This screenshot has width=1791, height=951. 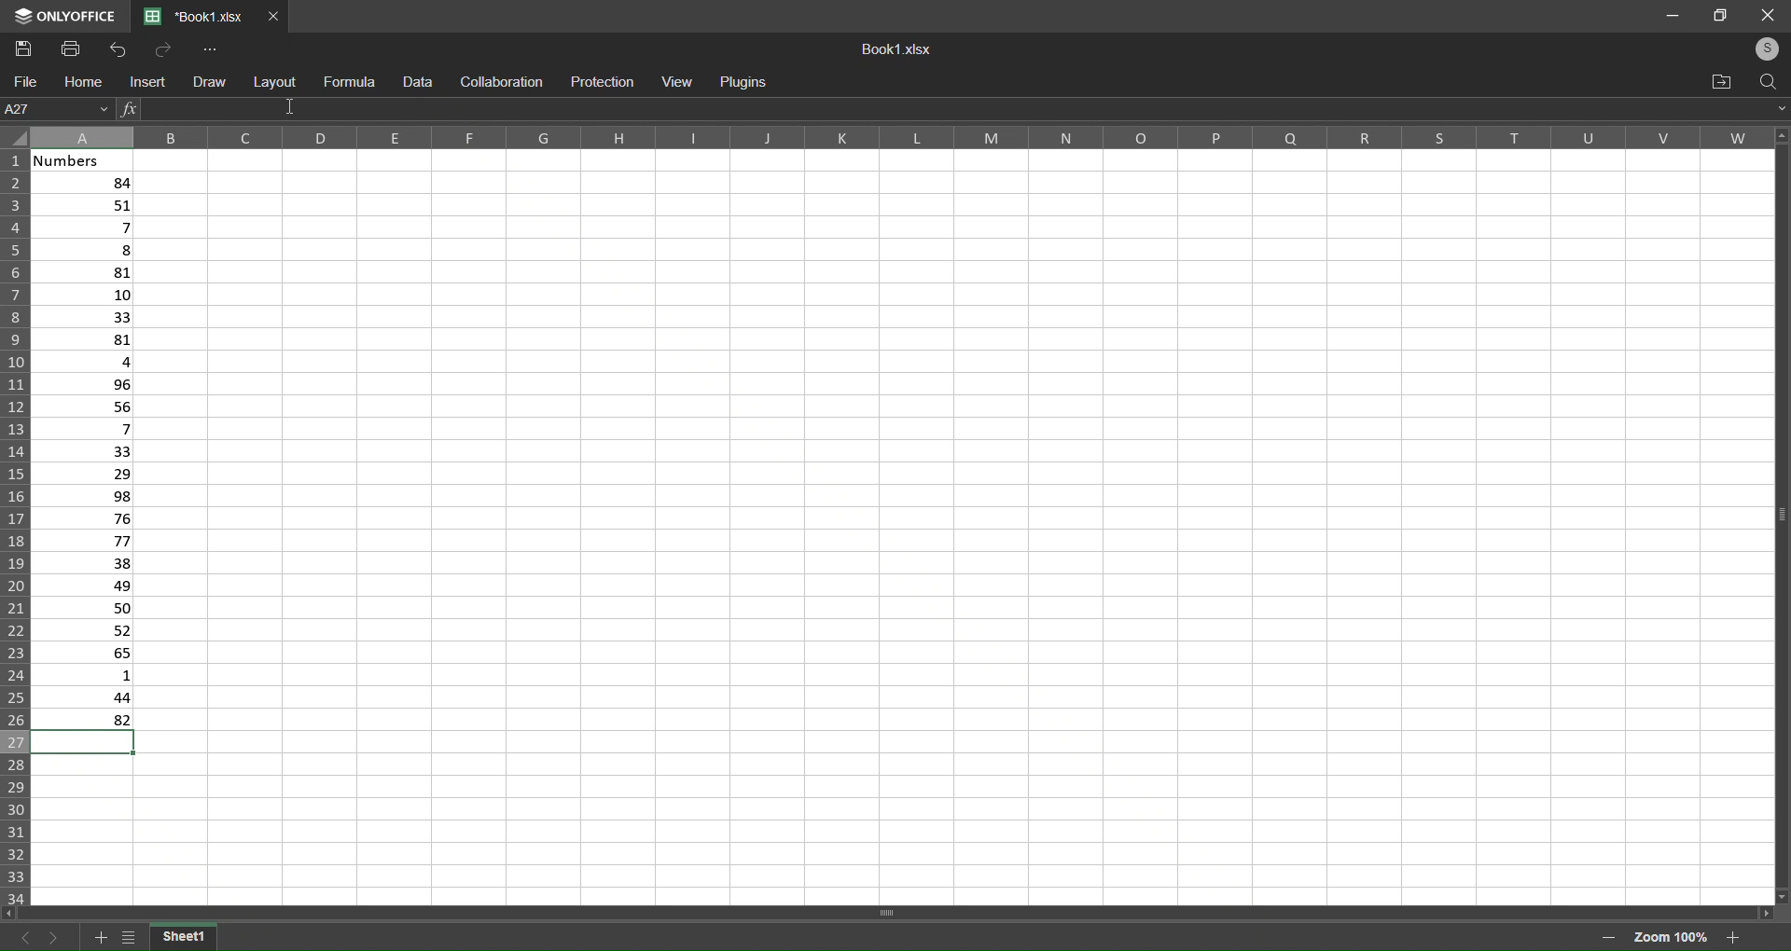 What do you see at coordinates (131, 935) in the screenshot?
I see `list of sheet` at bounding box center [131, 935].